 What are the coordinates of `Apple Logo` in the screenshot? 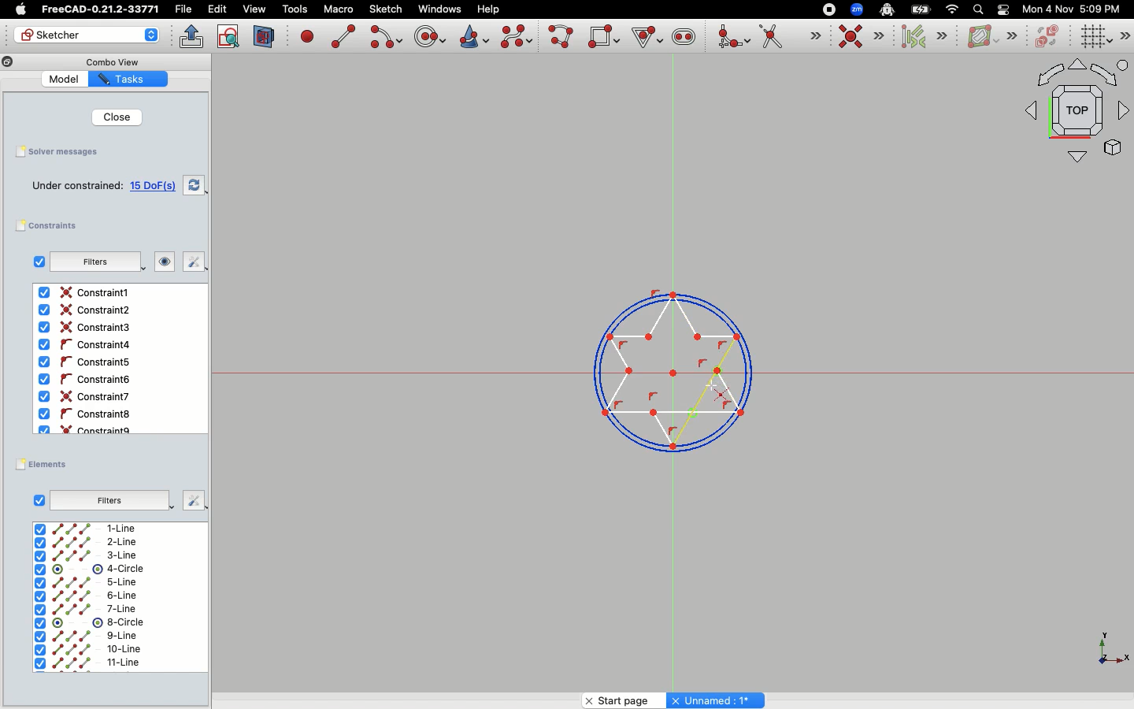 It's located at (19, 9).